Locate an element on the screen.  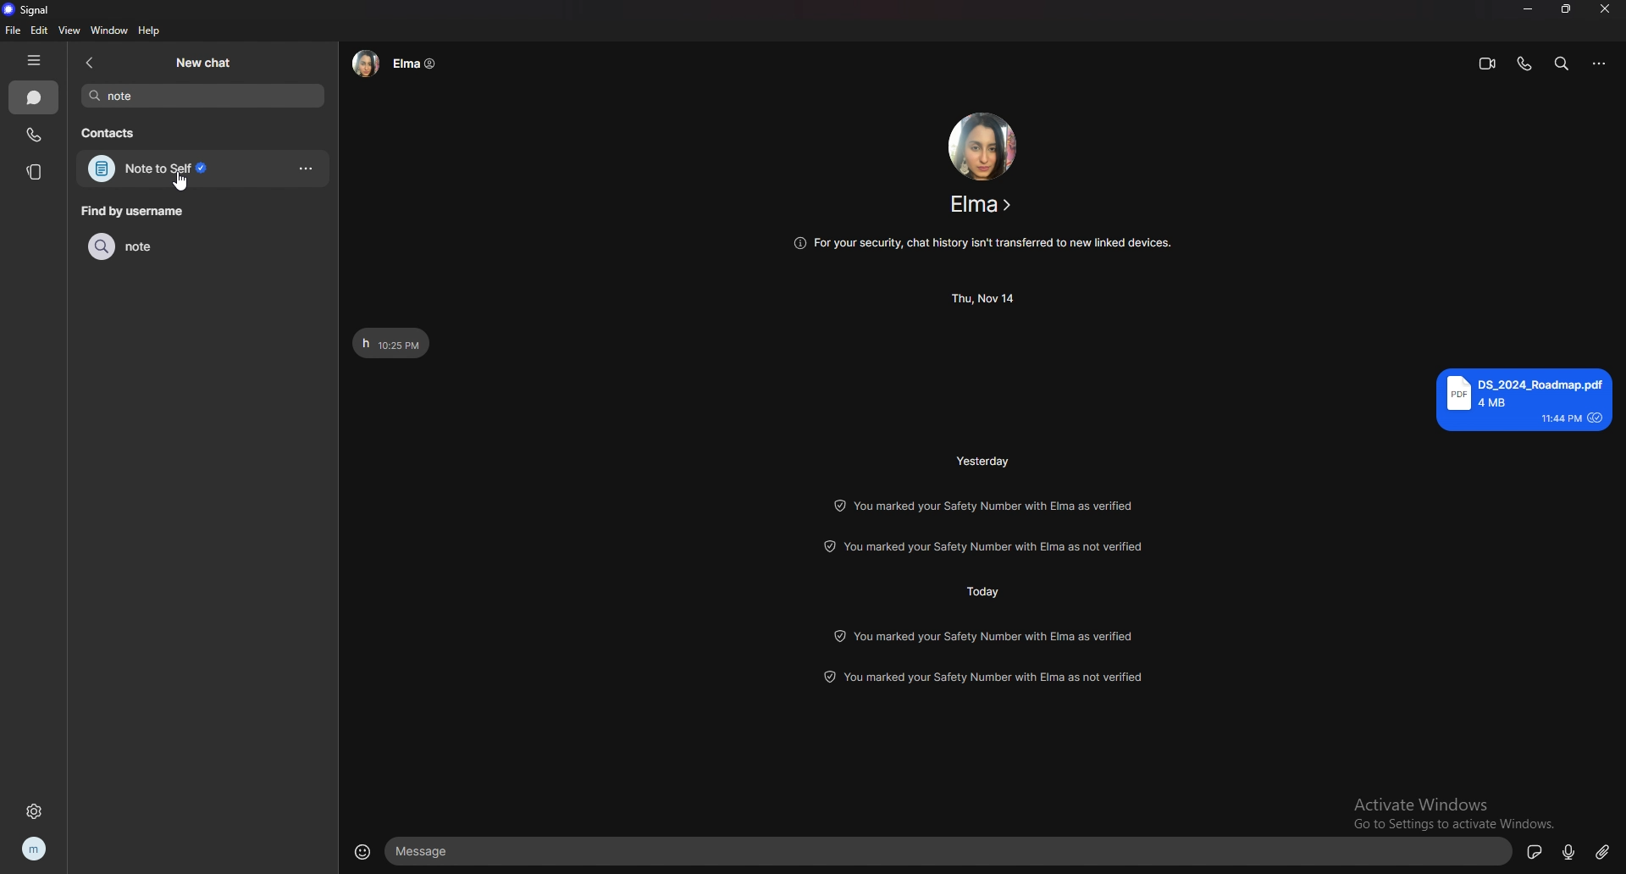
note to self is located at coordinates (179, 169).